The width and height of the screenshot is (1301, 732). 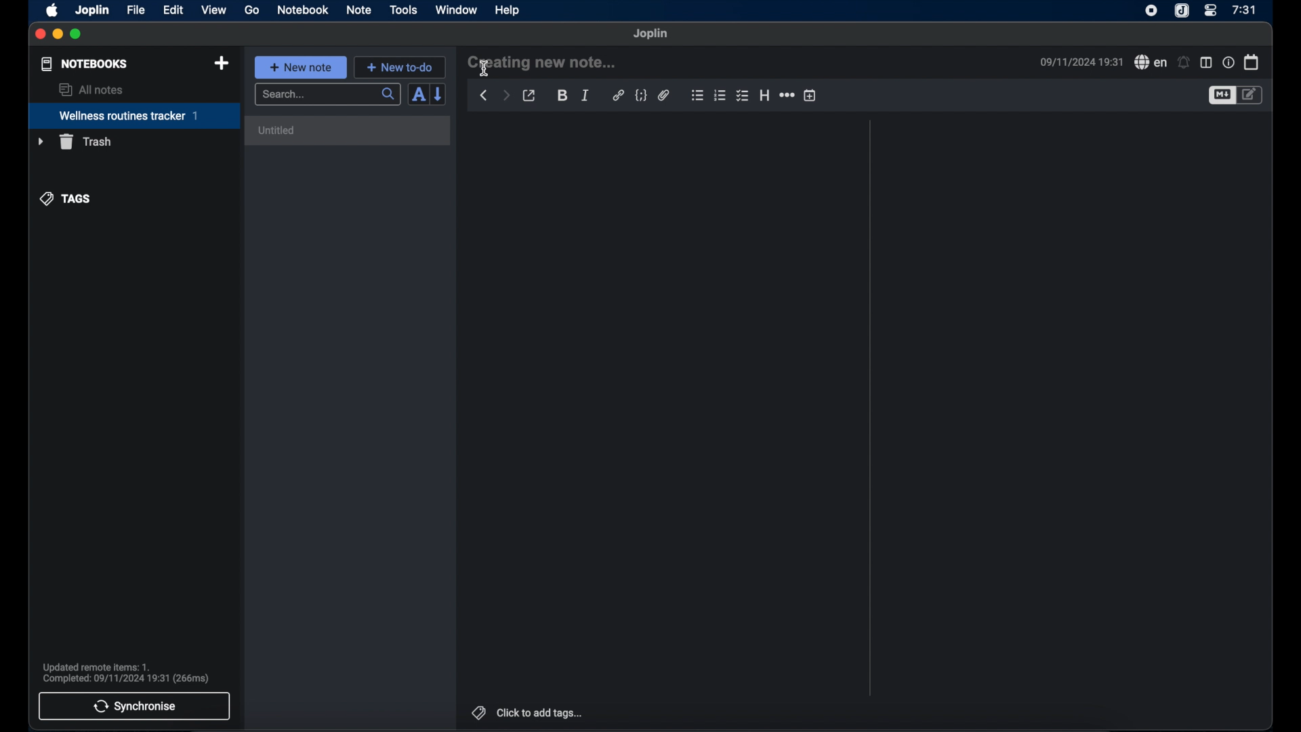 I want to click on toggle editor layout, so click(x=1205, y=62).